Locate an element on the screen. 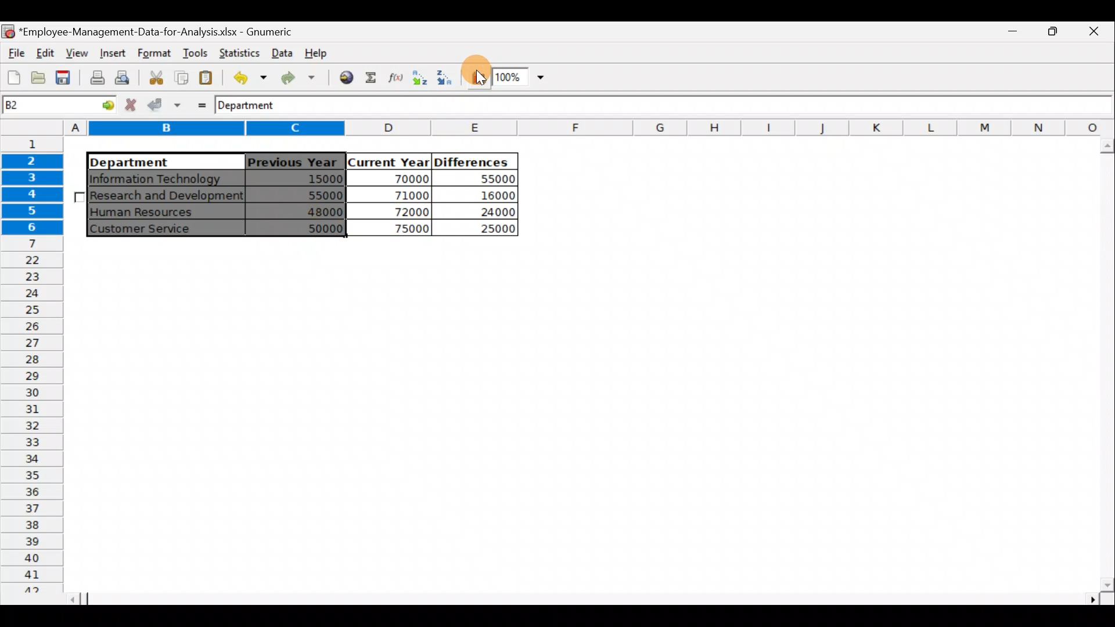 Image resolution: width=1115 pixels, height=627 pixels. Differences is located at coordinates (474, 161).